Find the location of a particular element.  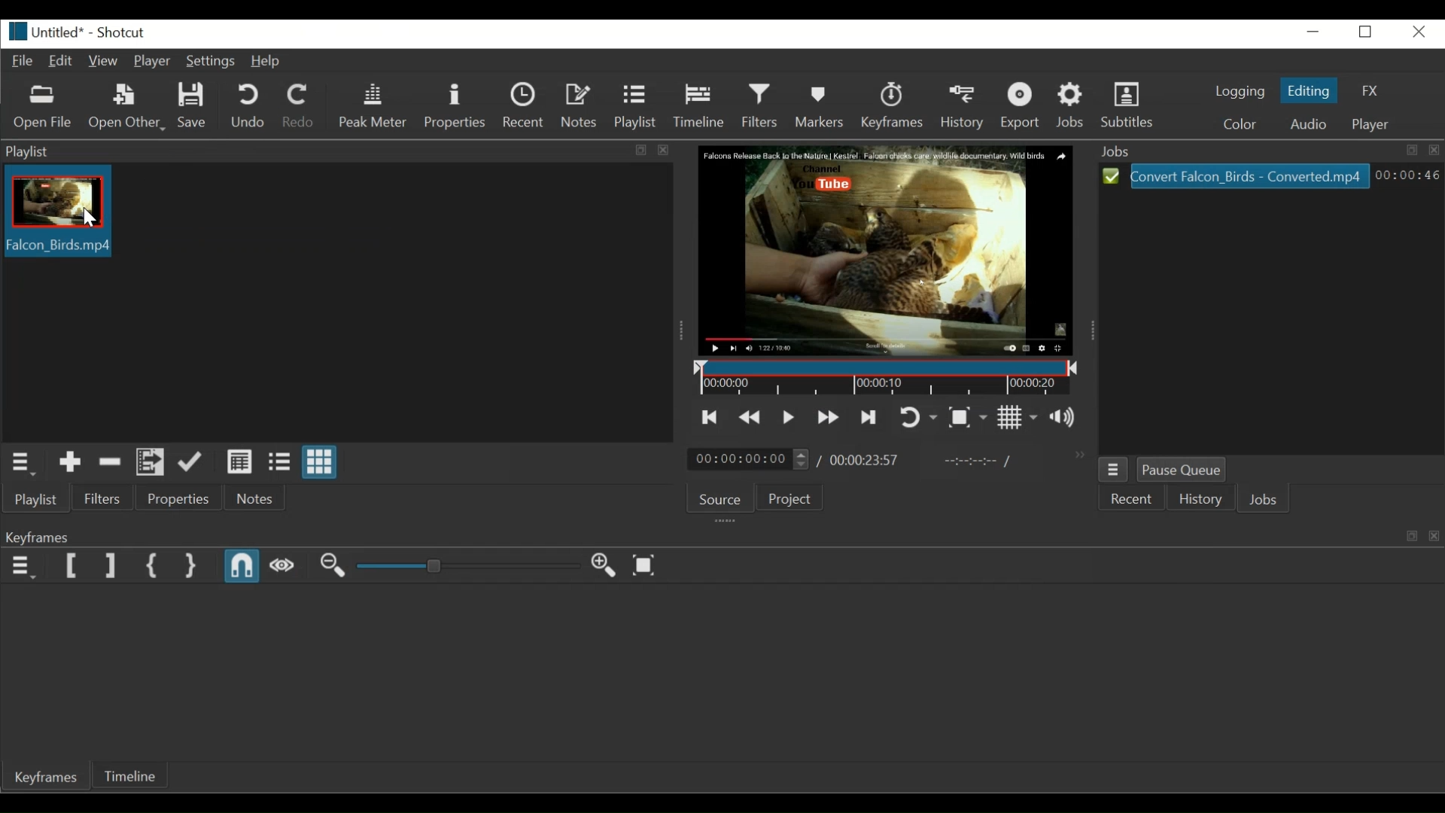

Help is located at coordinates (267, 62).